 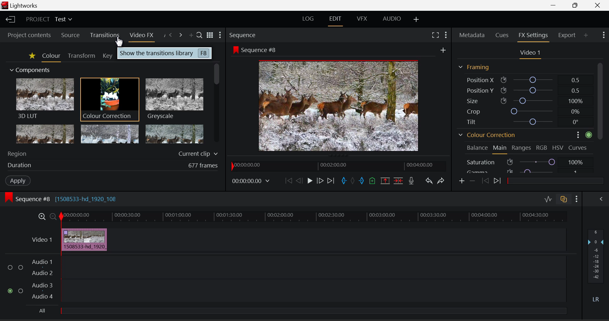 What do you see at coordinates (313, 266) in the screenshot?
I see `Audio Input Field` at bounding box center [313, 266].